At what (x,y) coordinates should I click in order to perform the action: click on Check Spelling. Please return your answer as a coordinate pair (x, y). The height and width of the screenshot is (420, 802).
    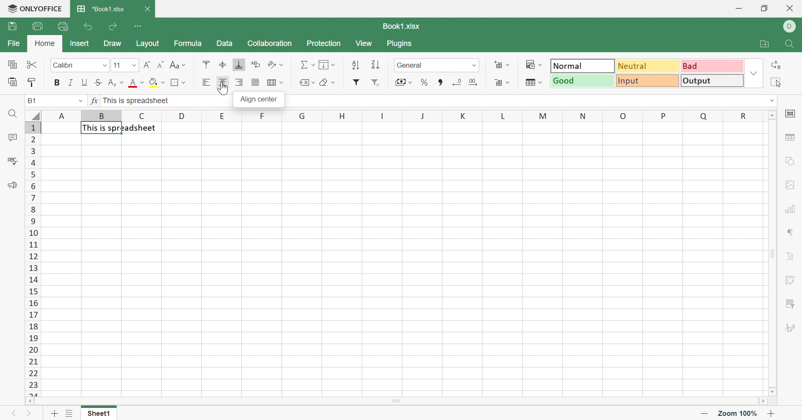
    Looking at the image, I should click on (13, 161).